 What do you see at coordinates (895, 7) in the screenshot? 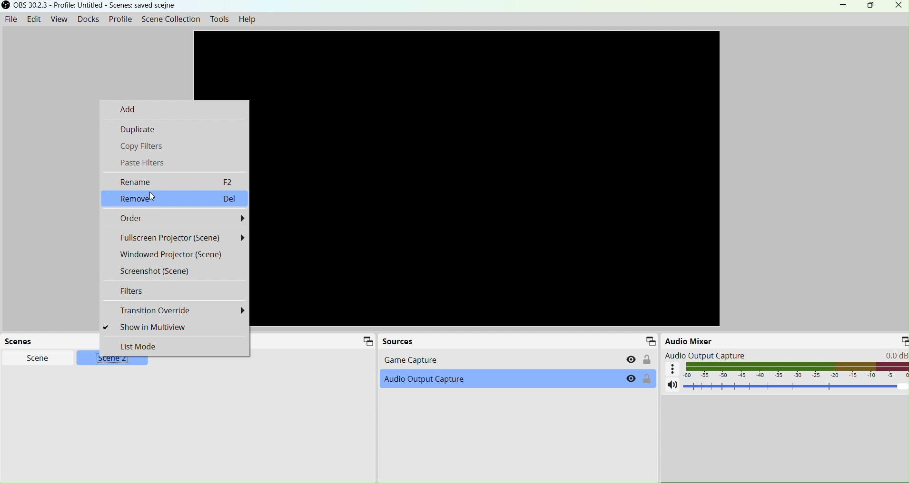
I see `Close` at bounding box center [895, 7].